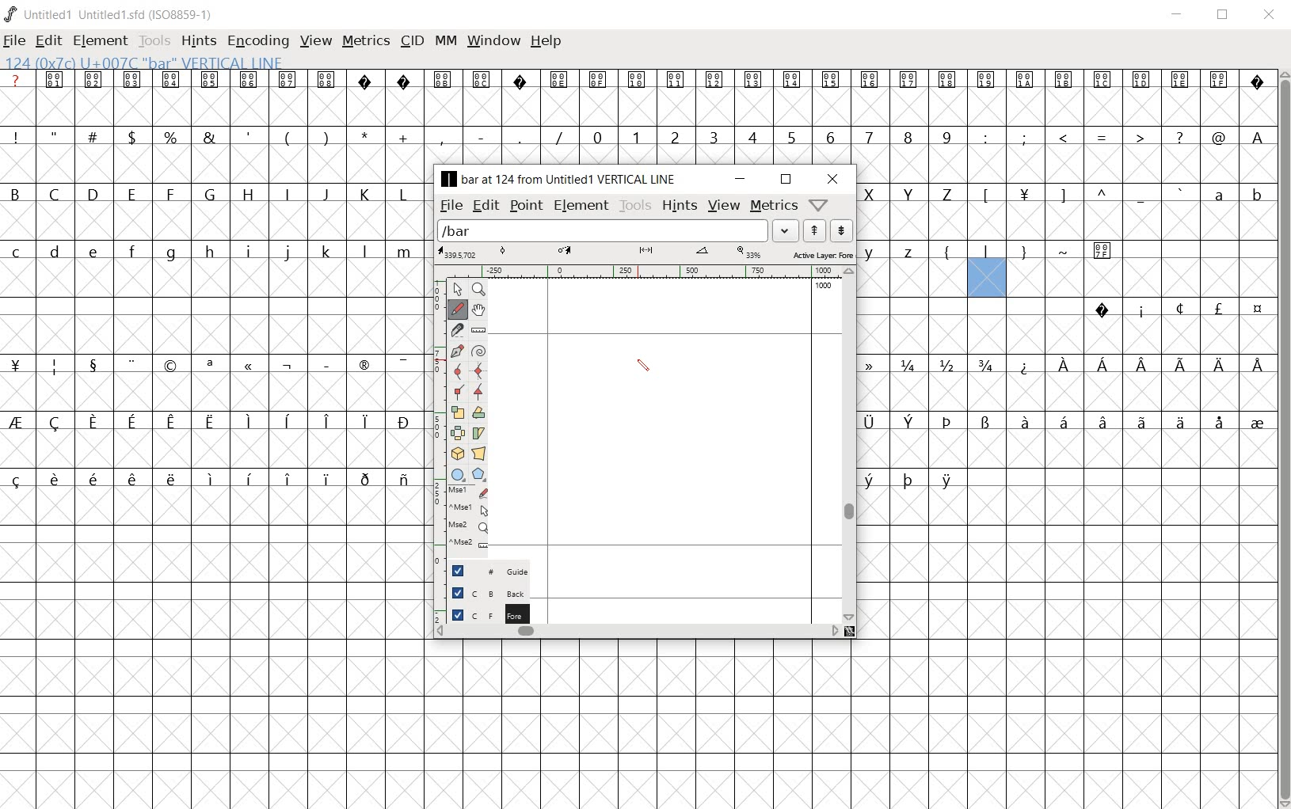  What do you see at coordinates (1283, 437) in the screenshot?
I see `scrollbar` at bounding box center [1283, 437].